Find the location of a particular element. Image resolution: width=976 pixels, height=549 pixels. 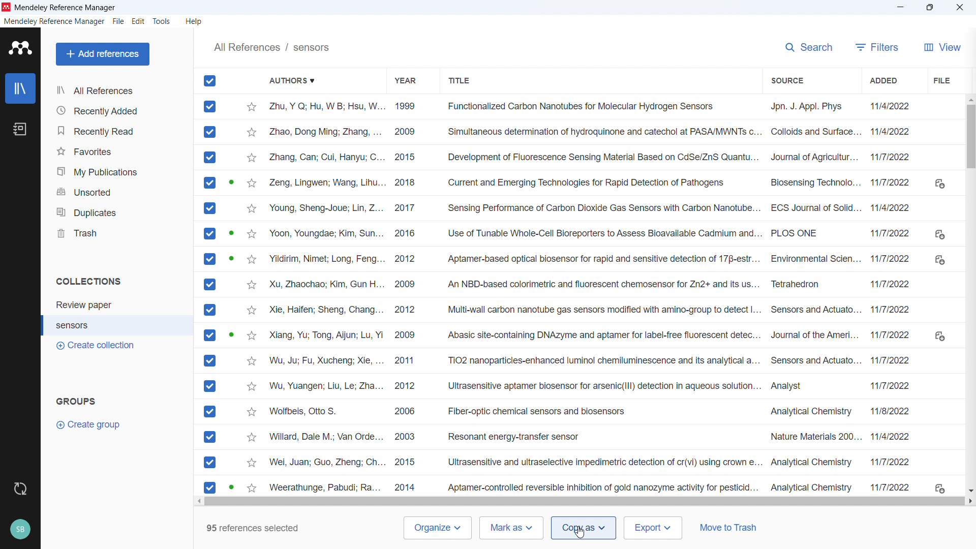

collection 2 is located at coordinates (117, 325).